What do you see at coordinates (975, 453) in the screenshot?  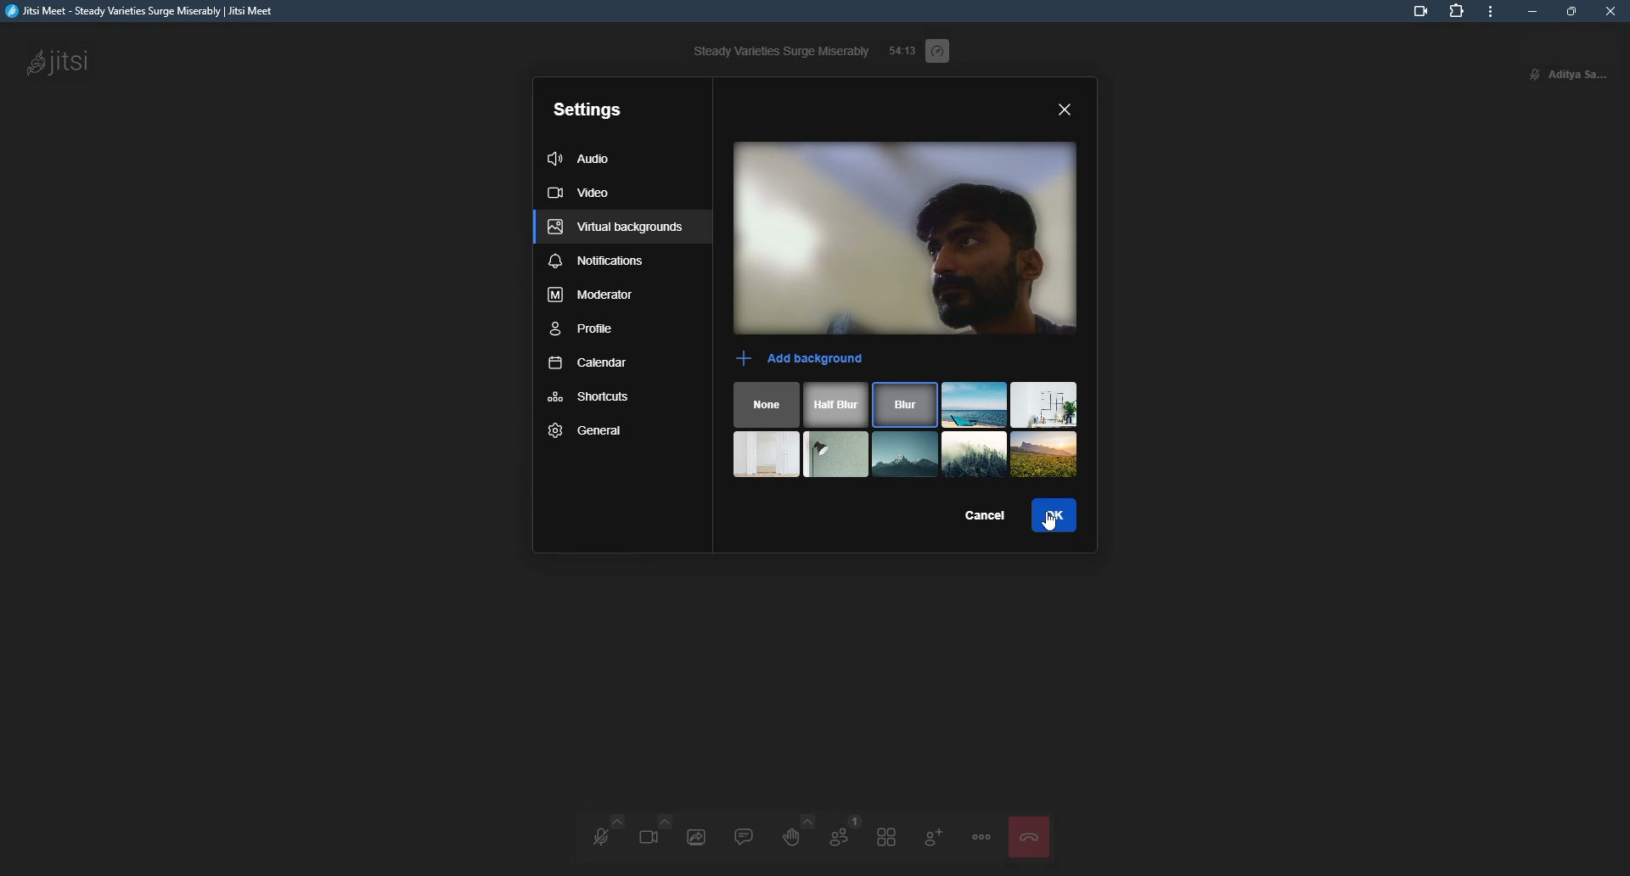 I see `scenery` at bounding box center [975, 453].